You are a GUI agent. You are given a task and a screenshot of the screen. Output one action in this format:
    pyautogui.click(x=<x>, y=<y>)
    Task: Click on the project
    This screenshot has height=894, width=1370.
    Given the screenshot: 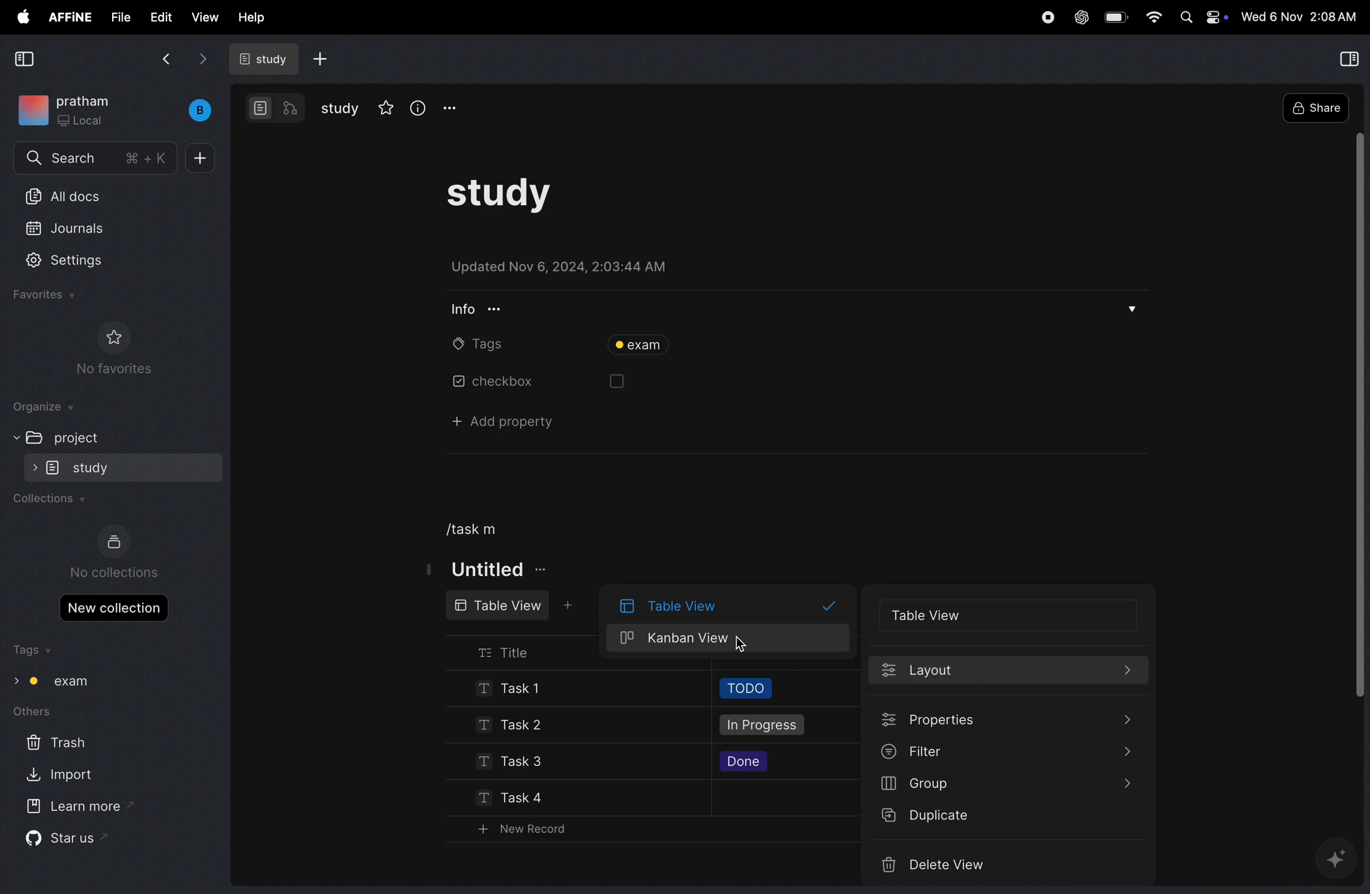 What is the action you would take?
    pyautogui.click(x=67, y=437)
    